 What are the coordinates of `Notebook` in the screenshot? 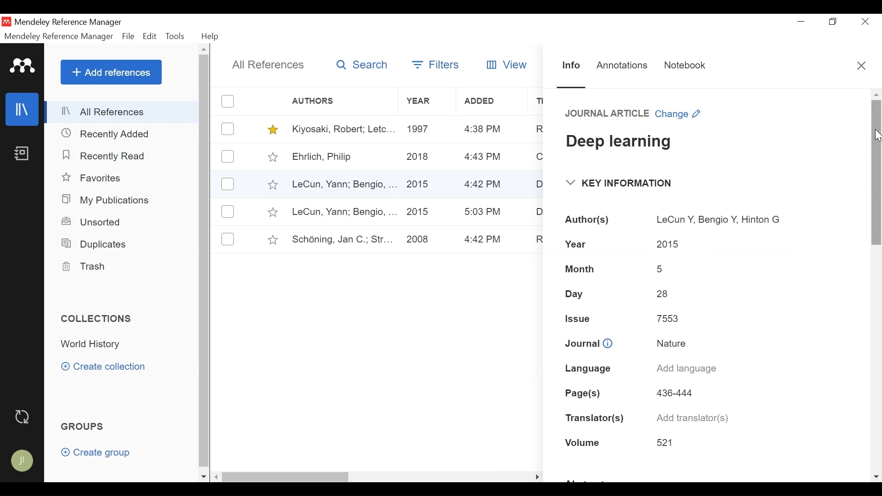 It's located at (689, 66).